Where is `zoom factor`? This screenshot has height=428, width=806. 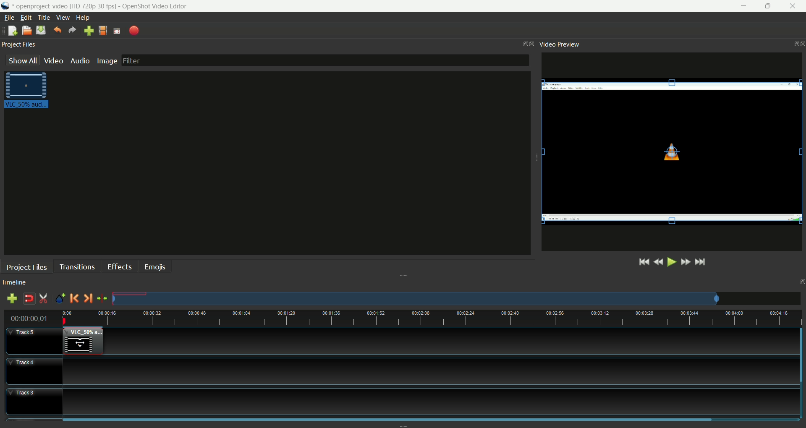
zoom factor is located at coordinates (457, 299).